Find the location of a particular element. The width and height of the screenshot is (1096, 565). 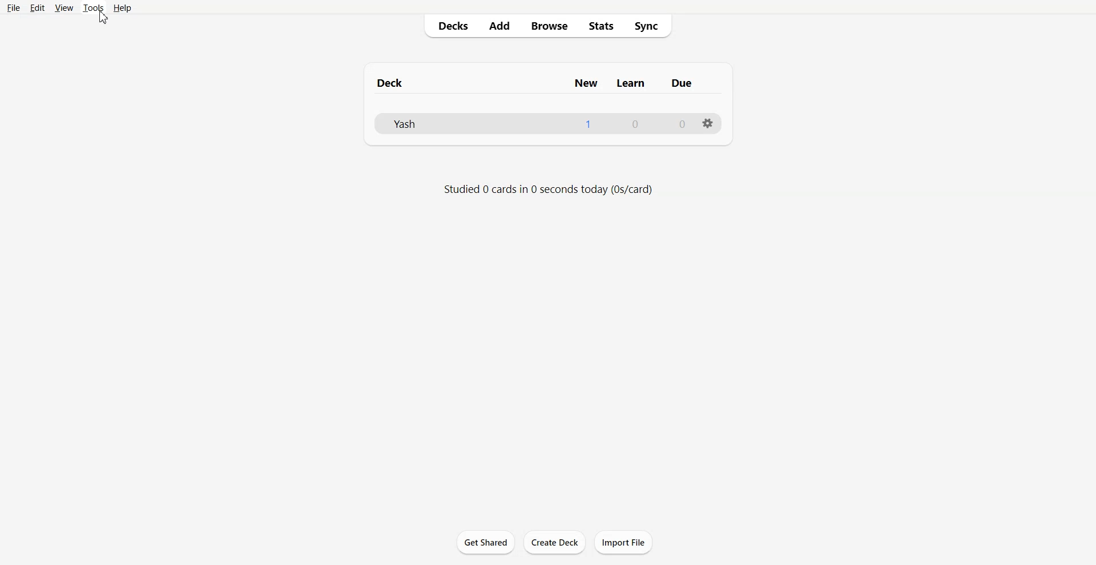

Edit is located at coordinates (37, 8).